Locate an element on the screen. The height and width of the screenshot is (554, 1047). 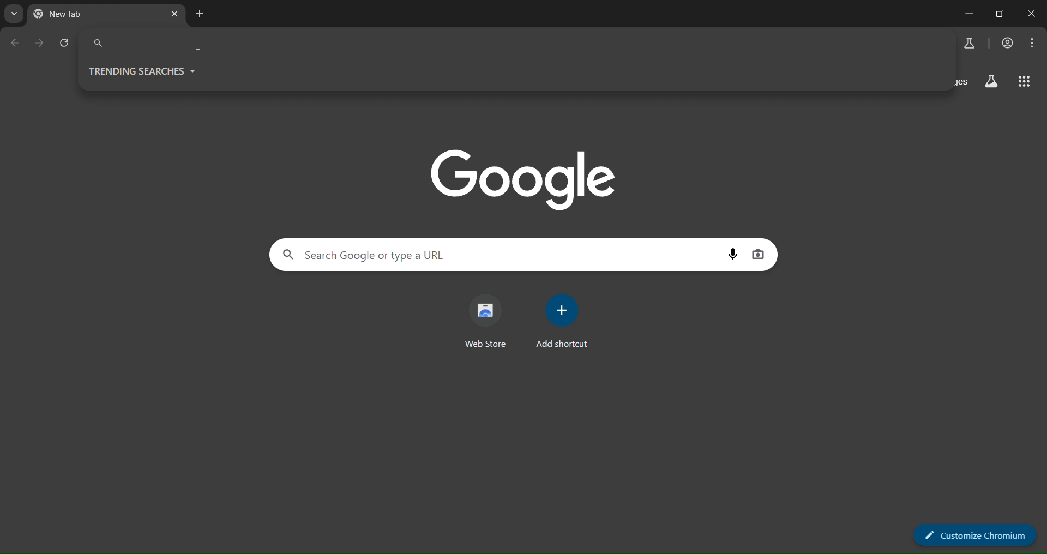
new tab is located at coordinates (202, 14).